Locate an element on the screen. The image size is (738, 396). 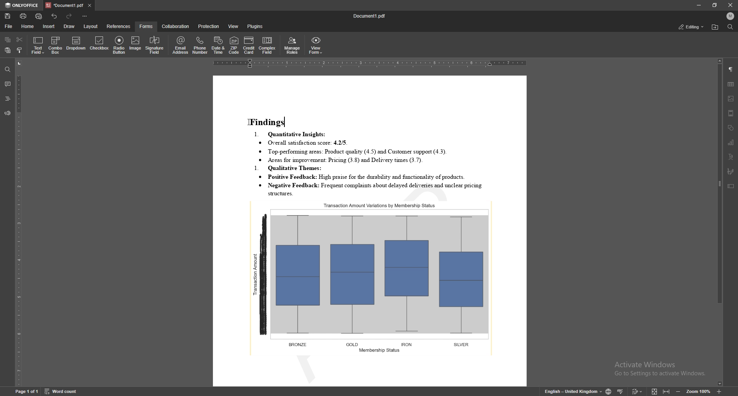
file is located at coordinates (9, 26).